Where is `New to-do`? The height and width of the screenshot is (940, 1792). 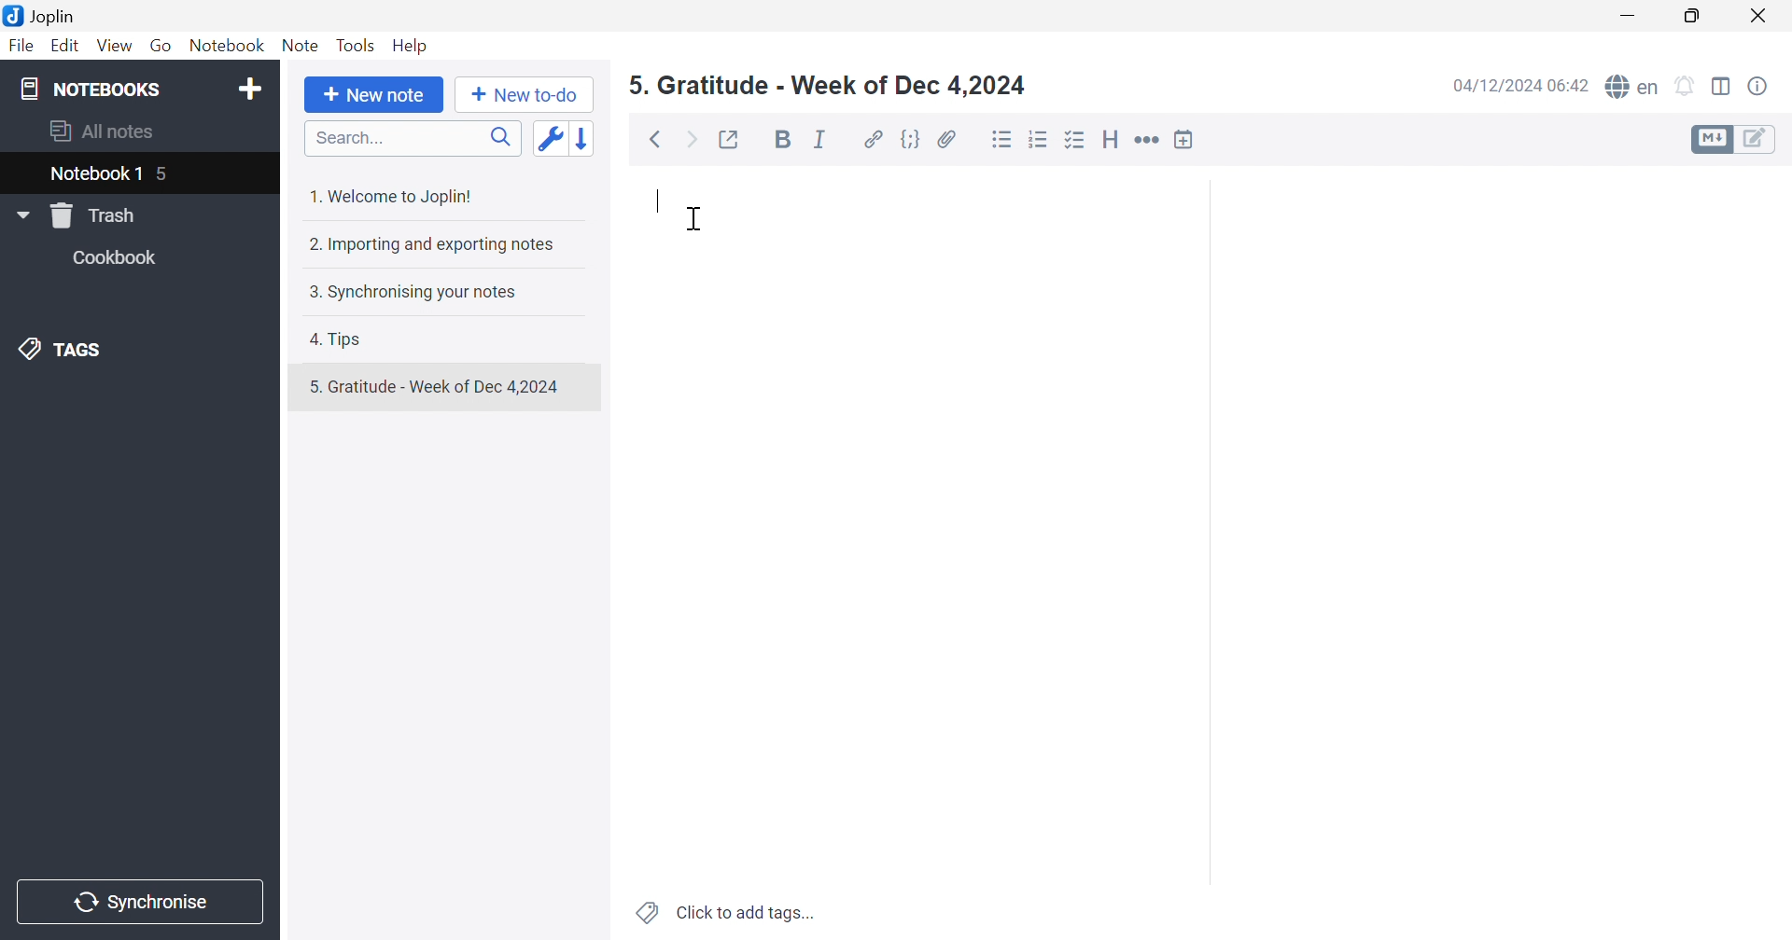
New to-do is located at coordinates (525, 95).